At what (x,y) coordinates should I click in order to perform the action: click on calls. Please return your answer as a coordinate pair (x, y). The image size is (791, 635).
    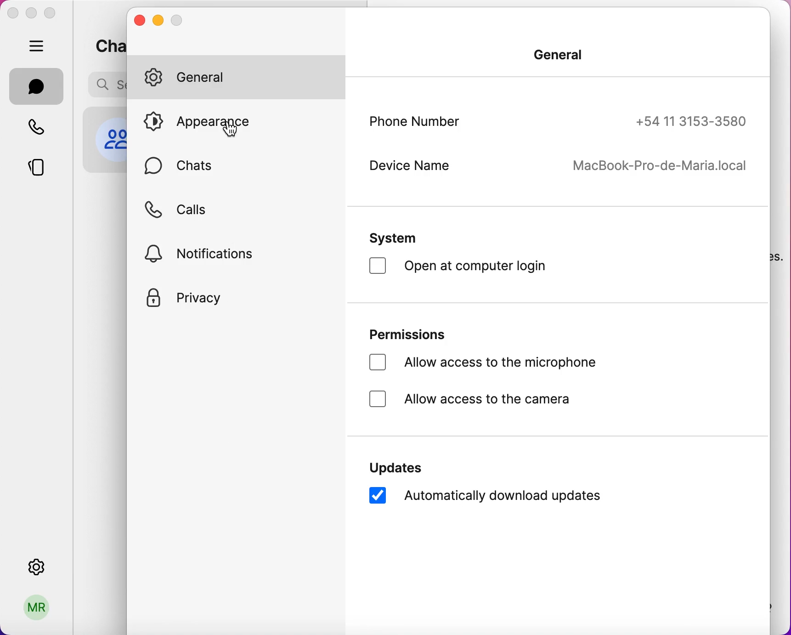
    Looking at the image, I should click on (182, 212).